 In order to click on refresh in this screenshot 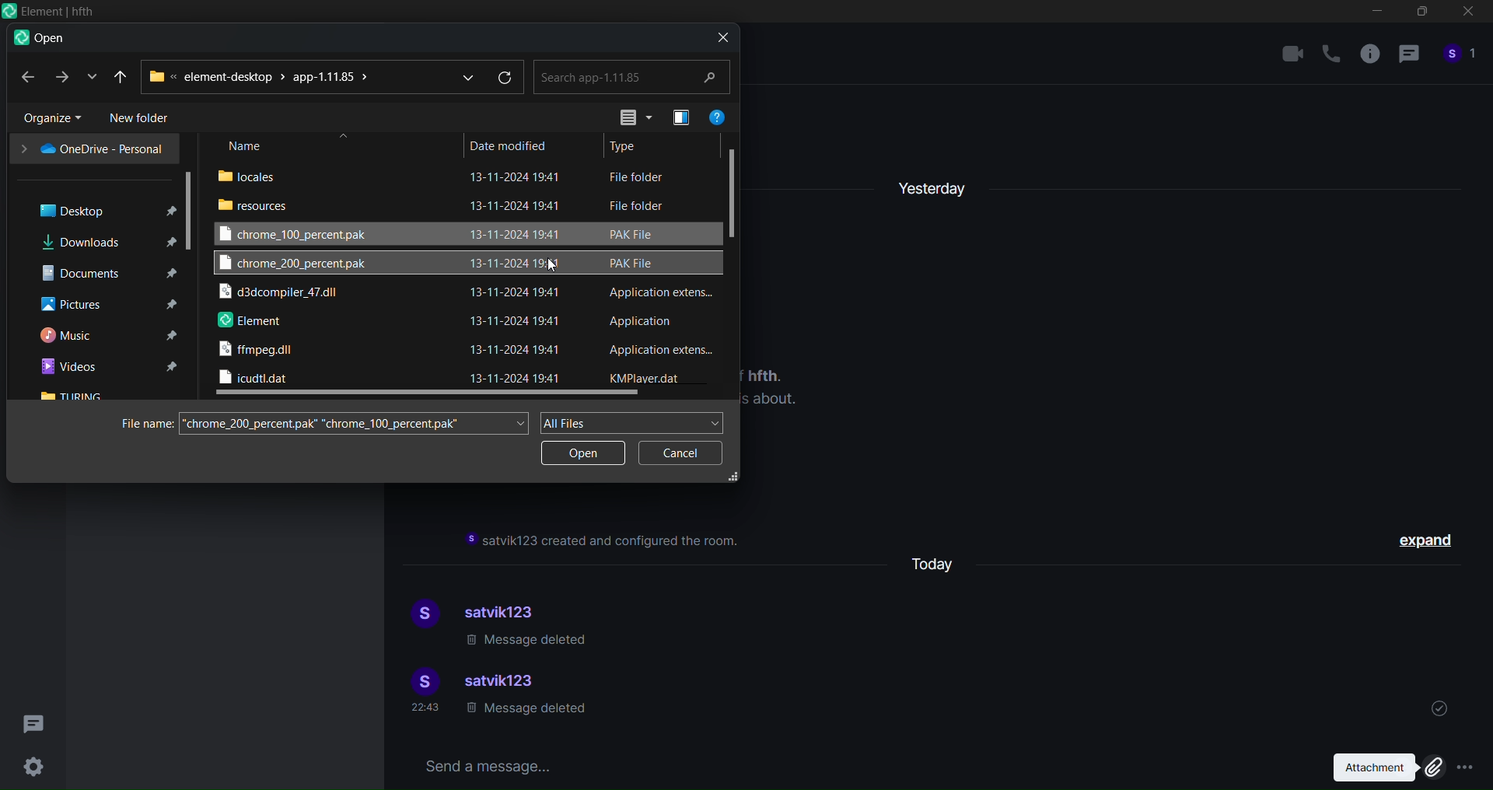, I will do `click(507, 78)`.